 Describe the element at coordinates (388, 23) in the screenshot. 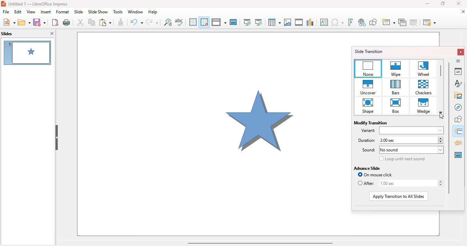

I see `new slide` at that location.